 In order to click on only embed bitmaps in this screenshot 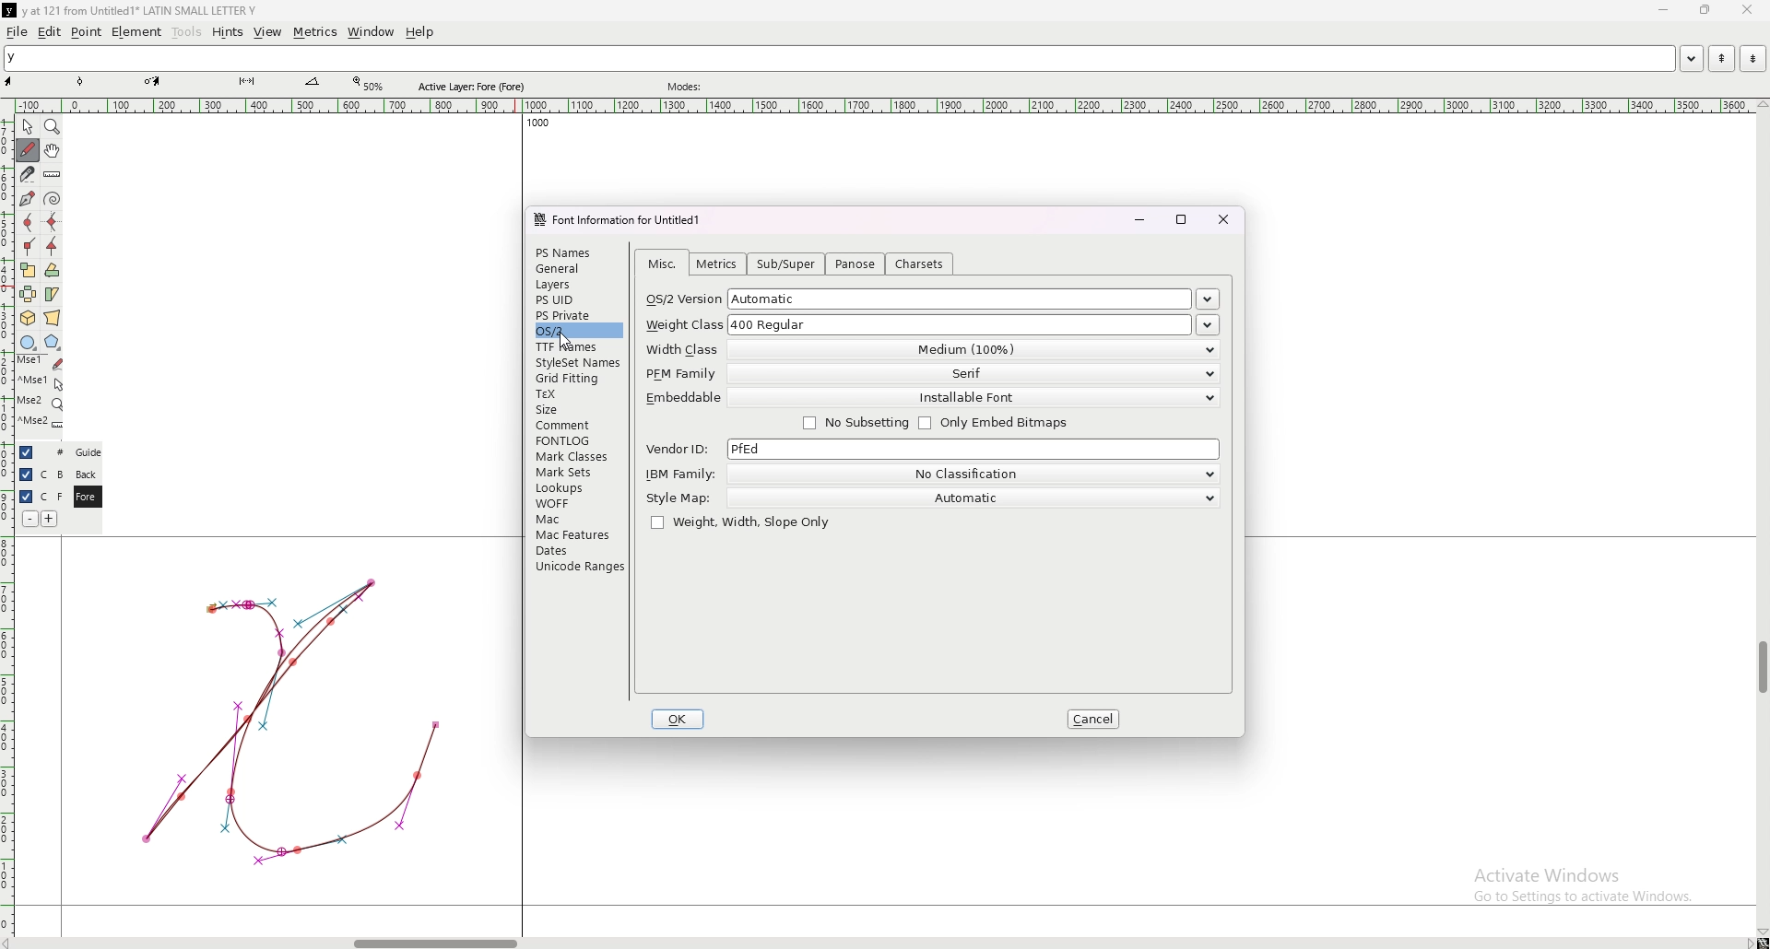, I will do `click(998, 424)`.